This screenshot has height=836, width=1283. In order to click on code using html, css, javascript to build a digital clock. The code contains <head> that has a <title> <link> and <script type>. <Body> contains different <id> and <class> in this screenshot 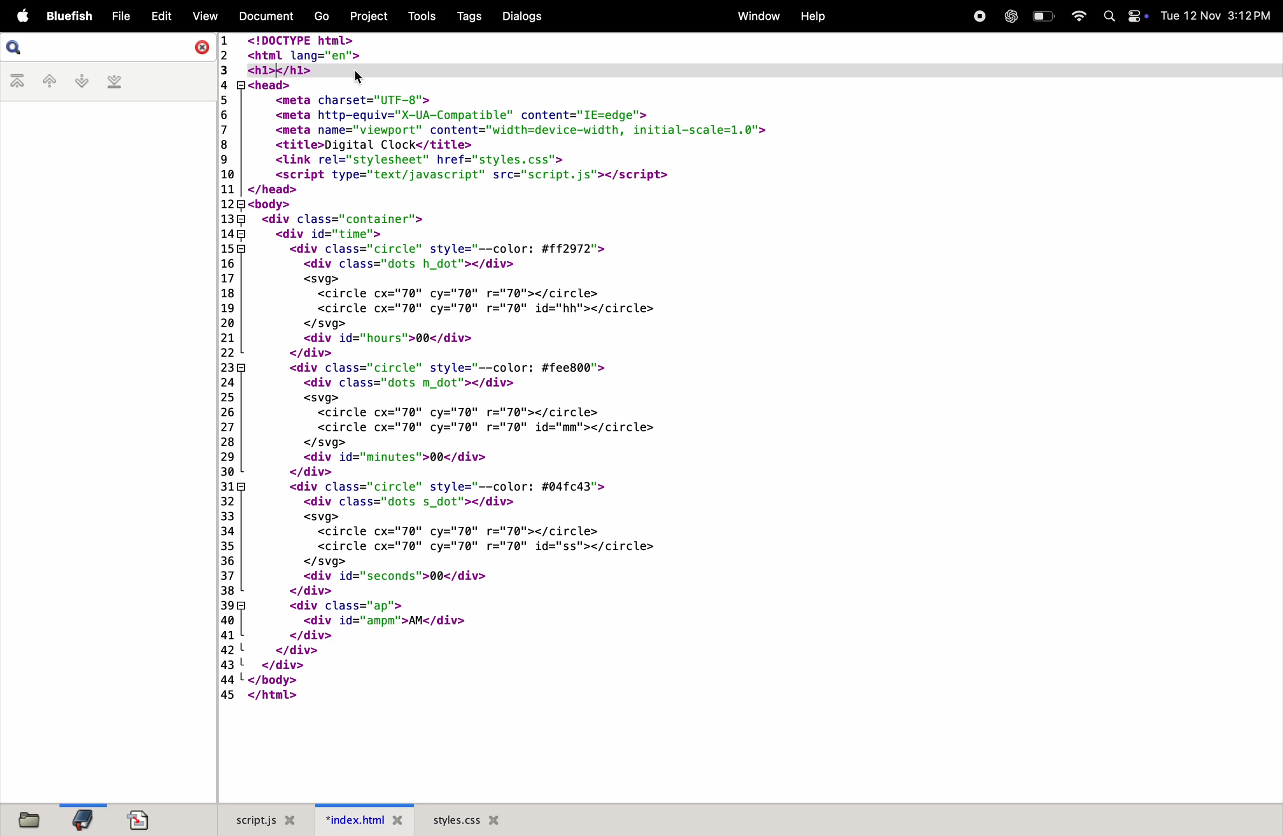, I will do `click(748, 418)`.